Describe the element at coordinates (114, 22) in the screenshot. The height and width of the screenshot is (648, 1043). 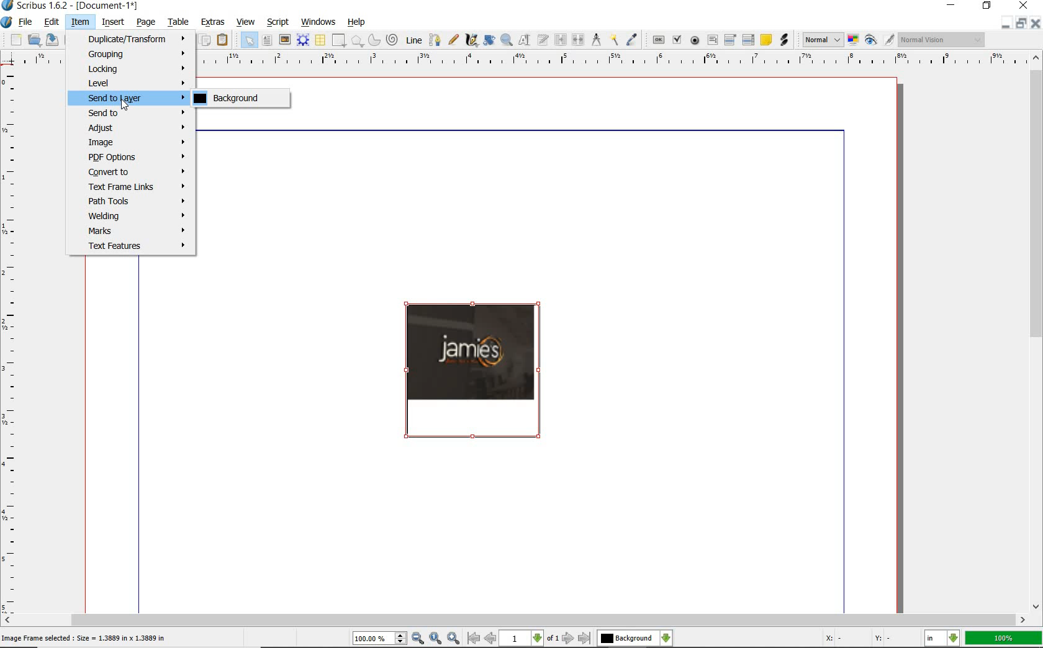
I see `insert` at that location.